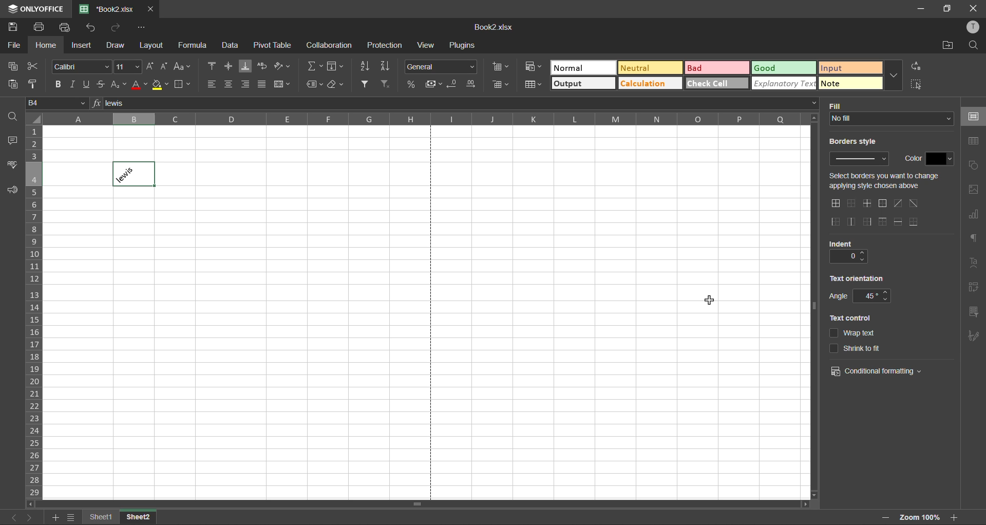  Describe the element at coordinates (429, 45) in the screenshot. I see `view` at that location.